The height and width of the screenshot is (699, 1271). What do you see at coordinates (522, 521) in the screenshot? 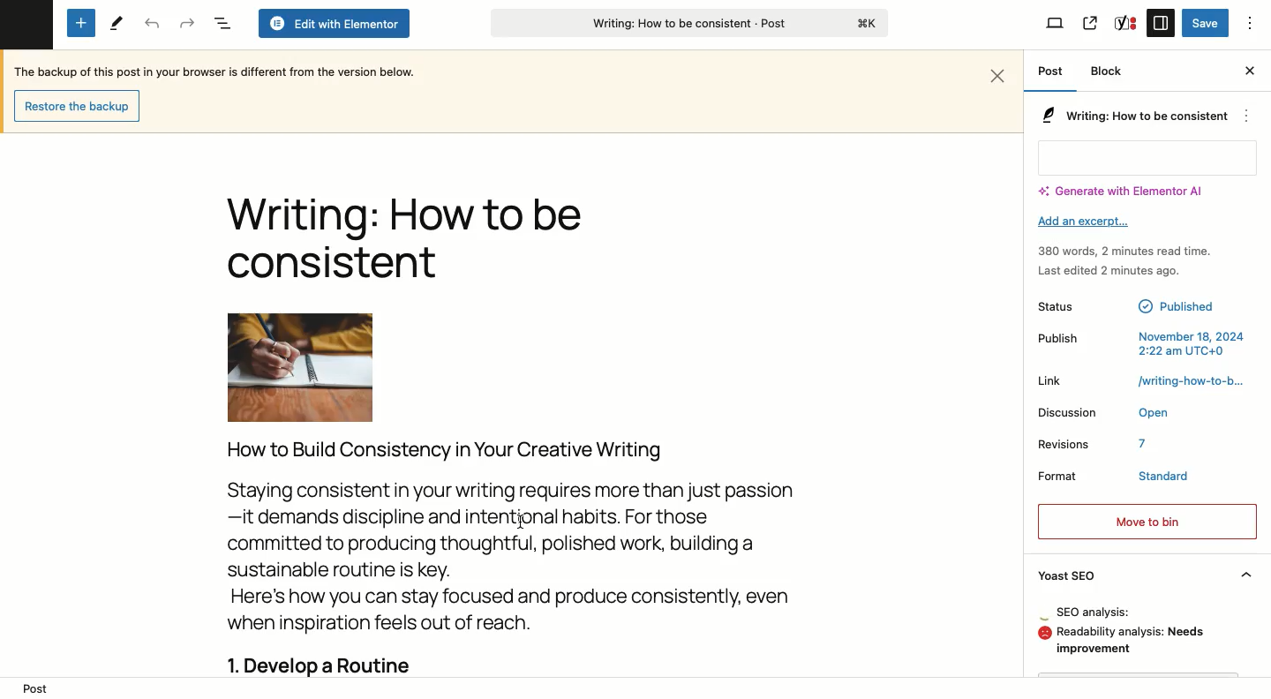
I see `Cursor` at bounding box center [522, 521].